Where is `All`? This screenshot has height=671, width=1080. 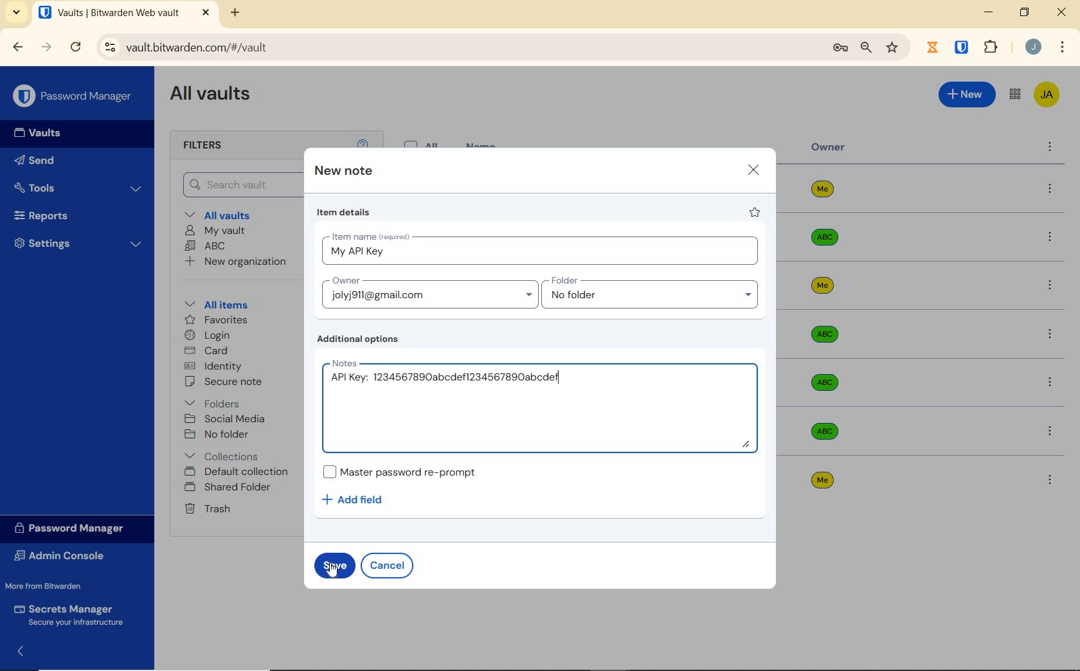
All is located at coordinates (424, 142).